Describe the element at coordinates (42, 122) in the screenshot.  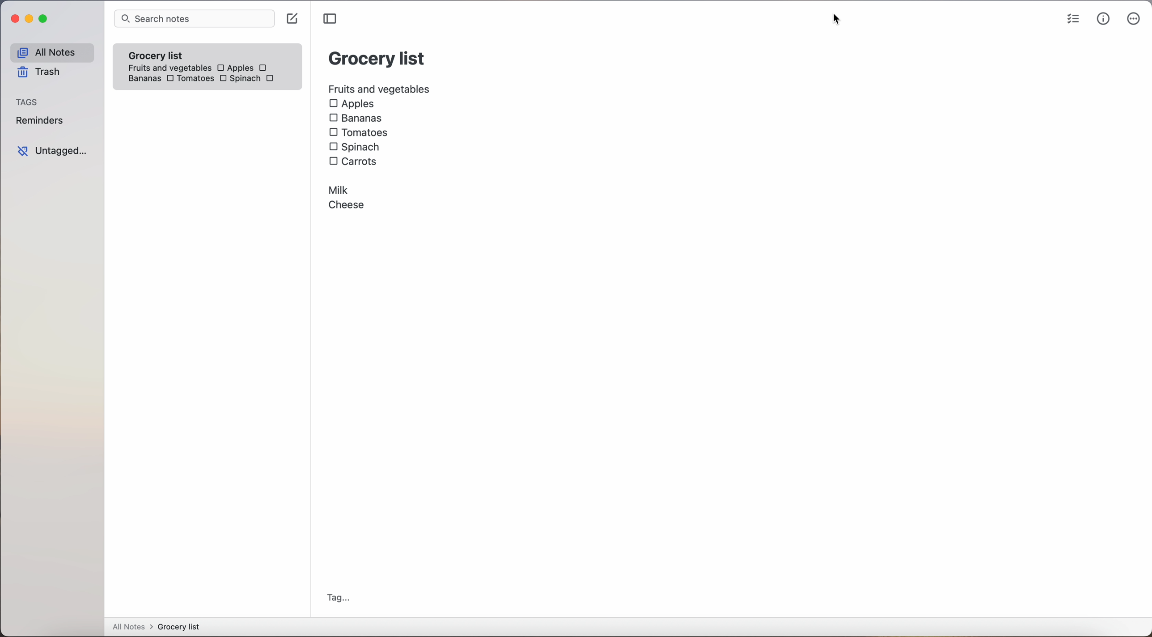
I see `reminders` at that location.